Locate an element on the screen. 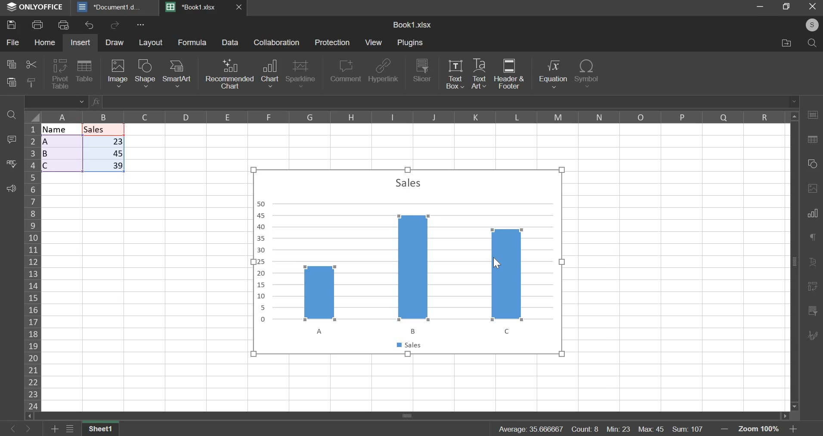  maximize is located at coordinates (786, 9).